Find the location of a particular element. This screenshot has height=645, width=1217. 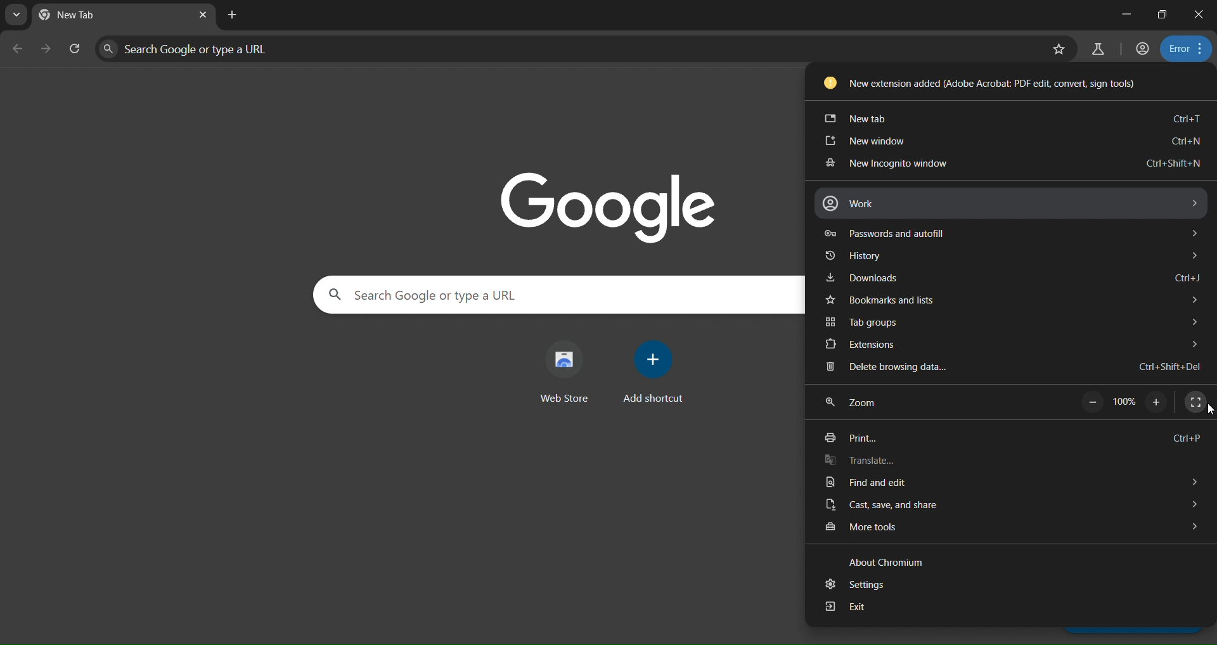

account is located at coordinates (1142, 48).